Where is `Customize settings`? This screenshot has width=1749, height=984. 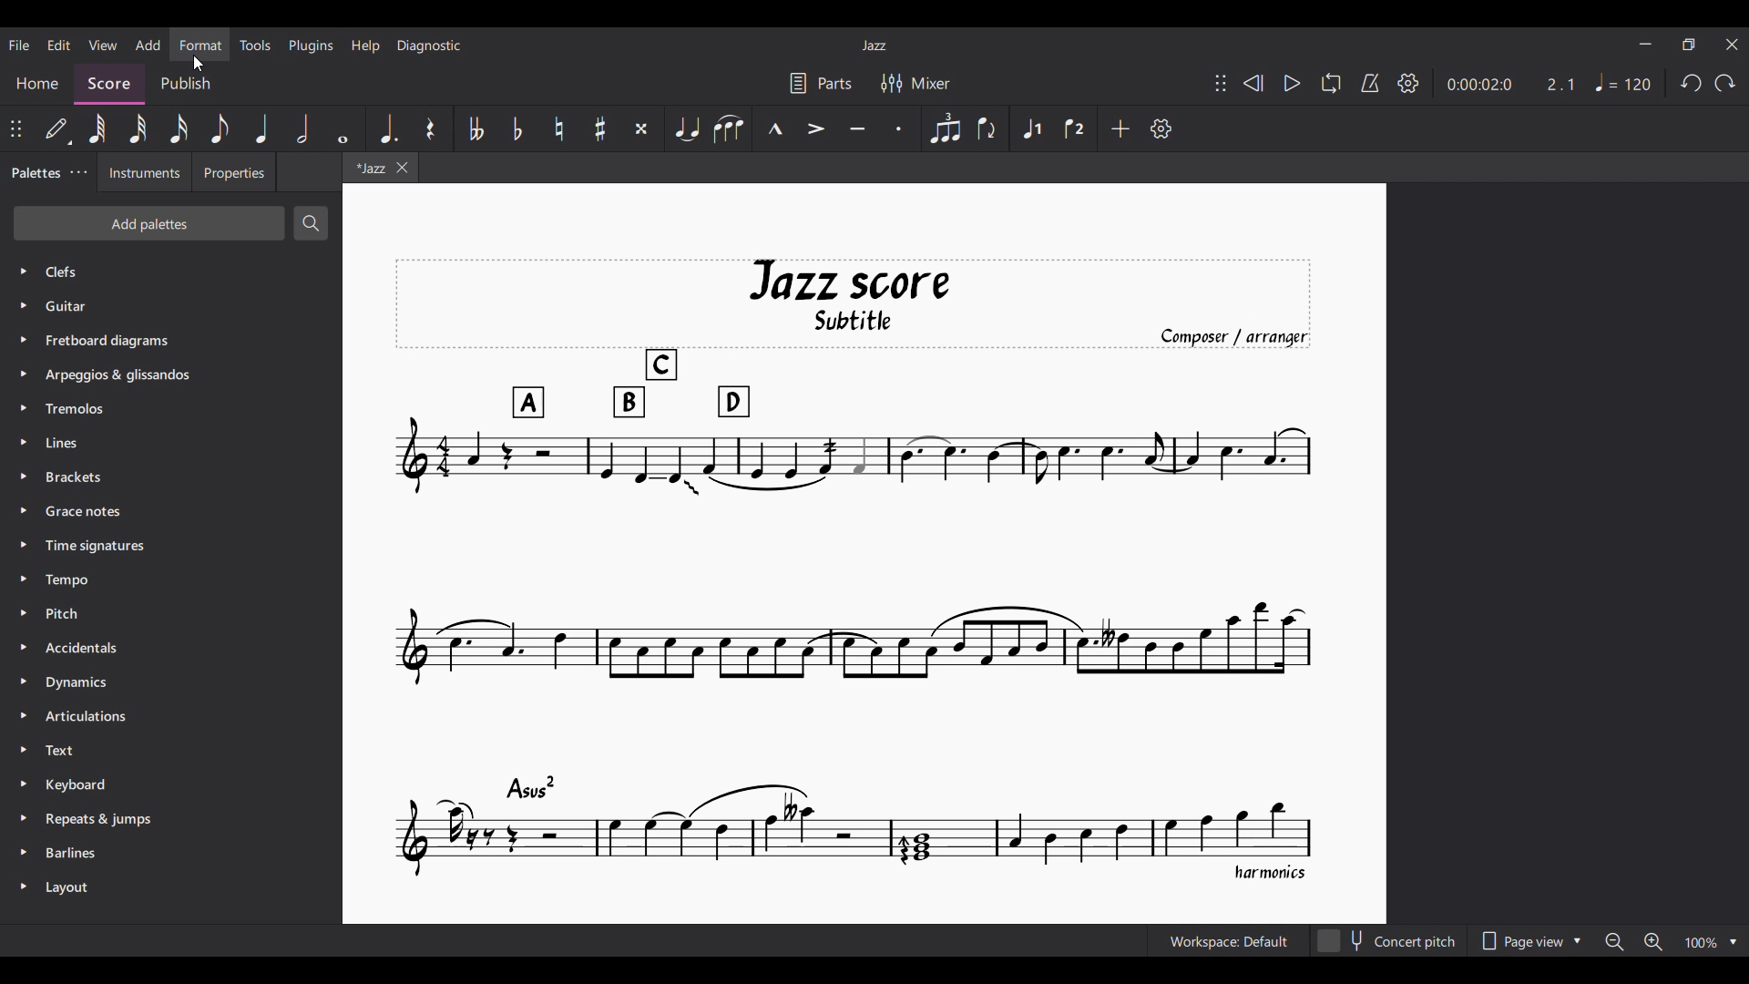 Customize settings is located at coordinates (1161, 128).